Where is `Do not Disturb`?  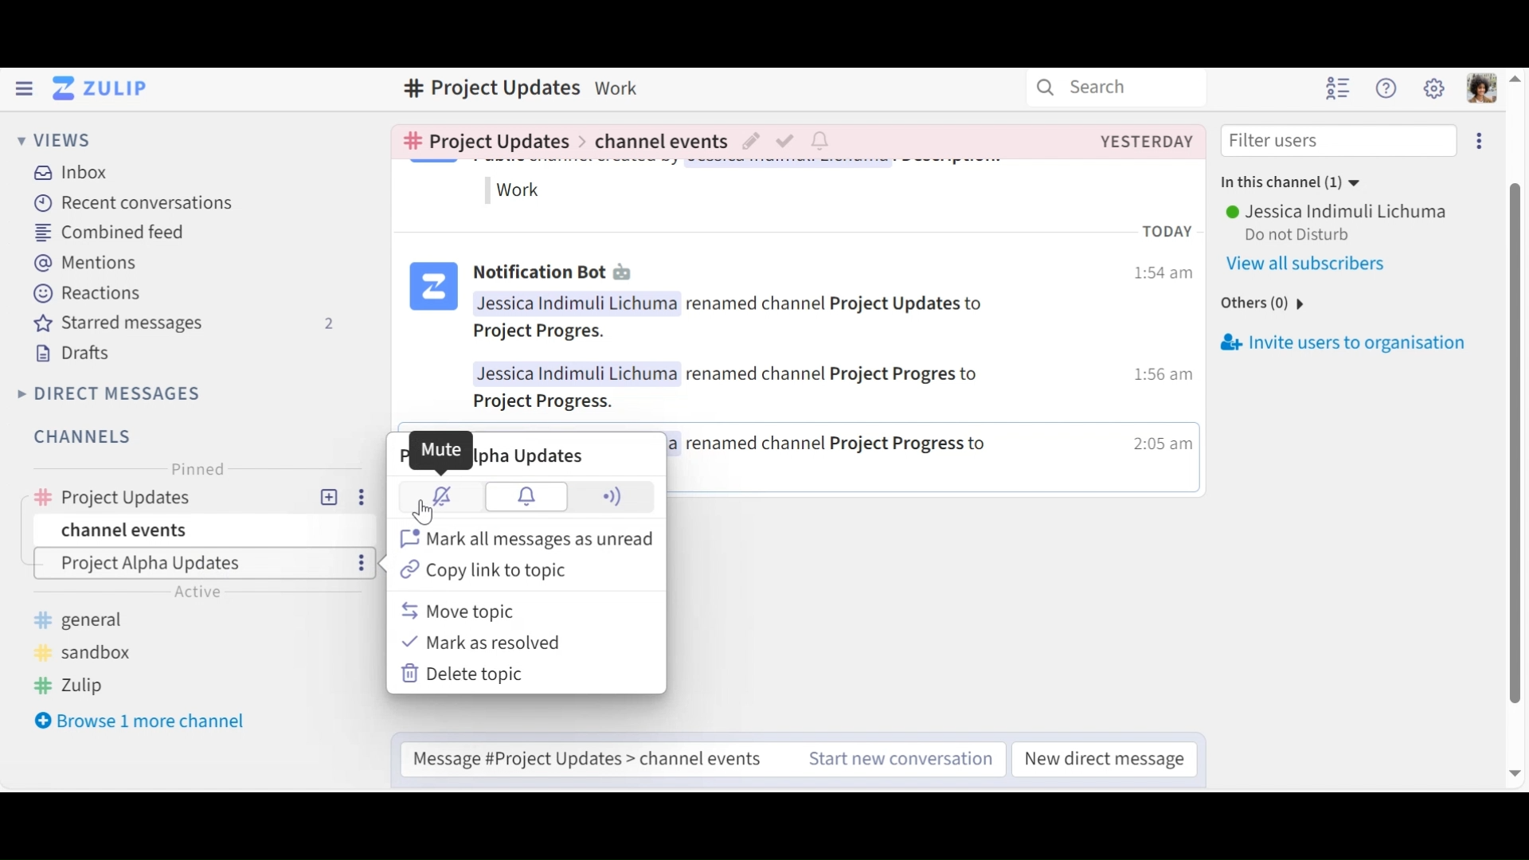 Do not Disturb is located at coordinates (1307, 234).